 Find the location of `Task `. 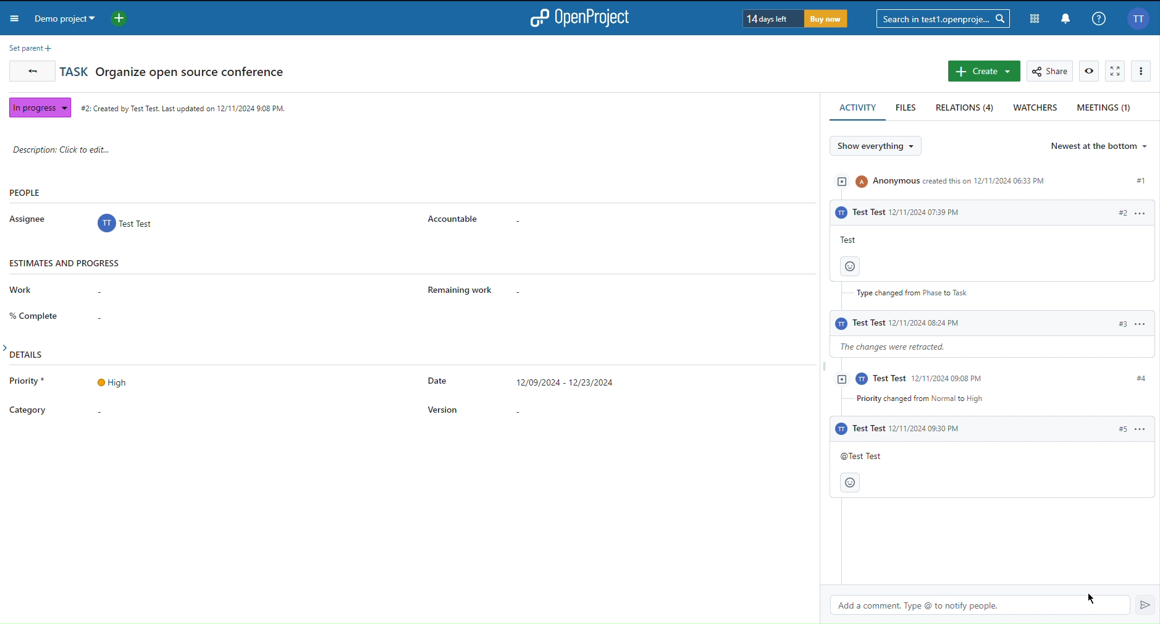

Task  is located at coordinates (174, 71).